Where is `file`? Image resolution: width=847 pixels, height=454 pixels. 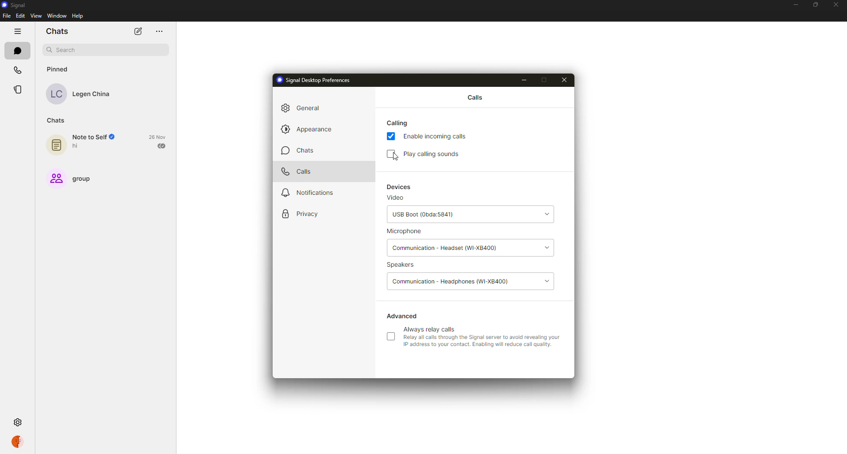
file is located at coordinates (6, 16).